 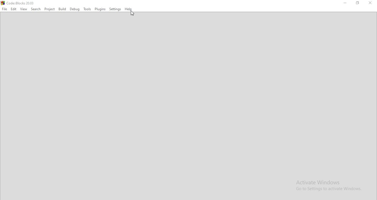 I want to click on Build , so click(x=62, y=9).